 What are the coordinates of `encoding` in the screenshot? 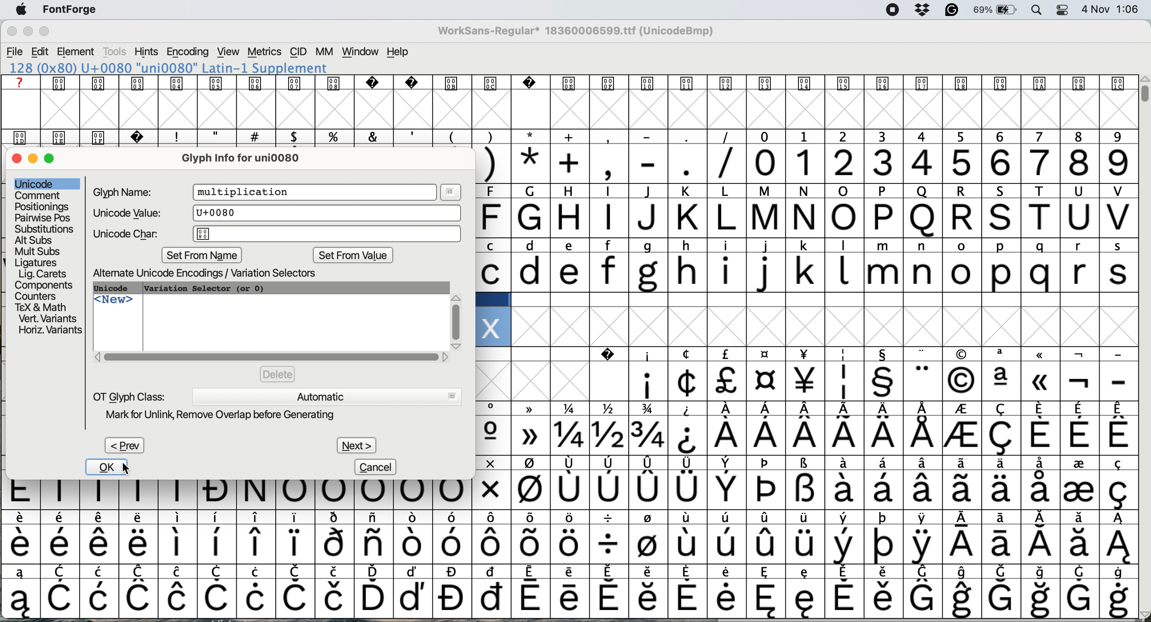 It's located at (187, 52).